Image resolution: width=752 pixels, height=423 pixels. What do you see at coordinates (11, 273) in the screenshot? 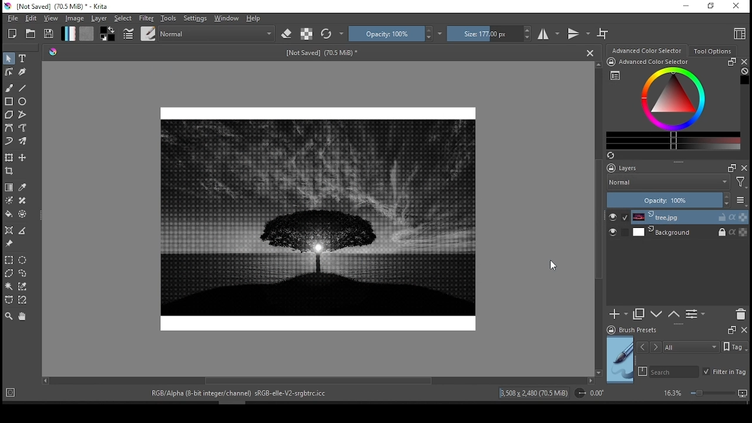
I see `polygon selection tool` at bounding box center [11, 273].